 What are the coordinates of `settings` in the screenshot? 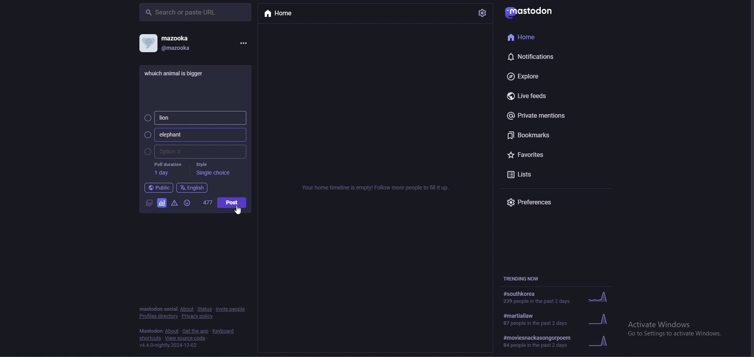 It's located at (481, 13).